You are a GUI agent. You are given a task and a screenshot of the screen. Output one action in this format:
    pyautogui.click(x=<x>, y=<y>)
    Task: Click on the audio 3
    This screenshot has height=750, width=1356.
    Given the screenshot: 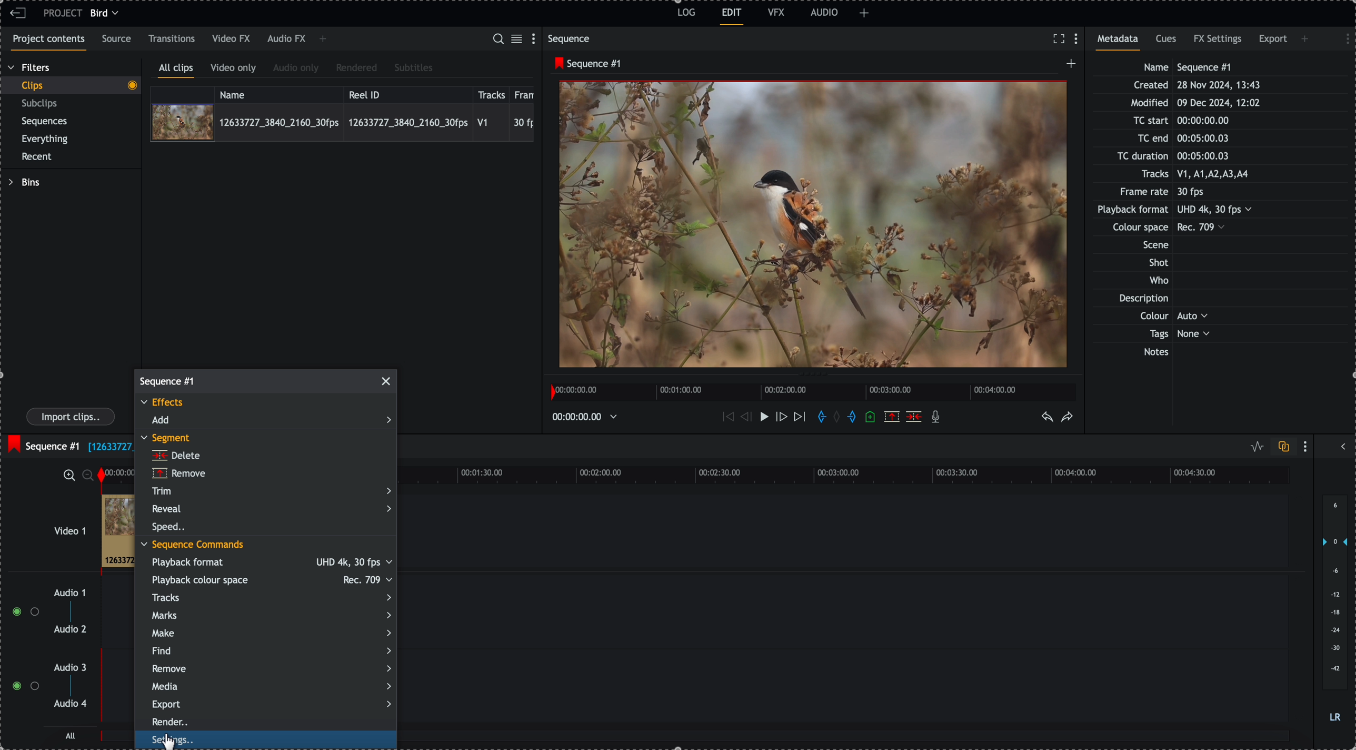 What is the action you would take?
    pyautogui.click(x=73, y=668)
    